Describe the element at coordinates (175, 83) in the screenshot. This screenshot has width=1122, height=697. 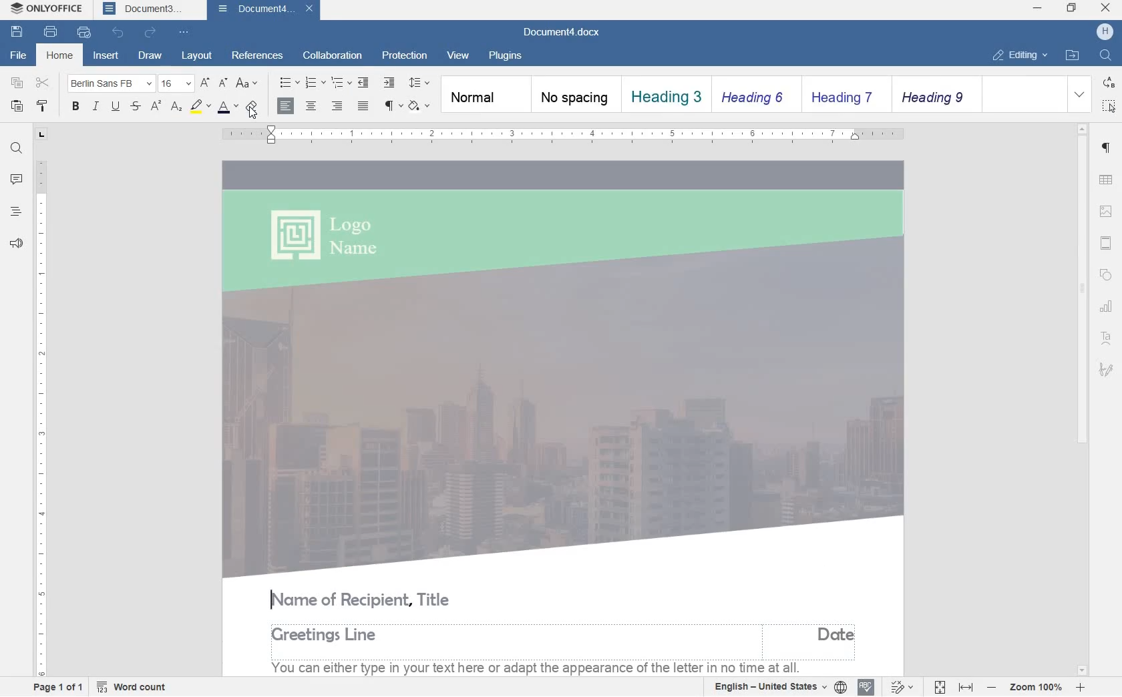
I see `font size` at that location.